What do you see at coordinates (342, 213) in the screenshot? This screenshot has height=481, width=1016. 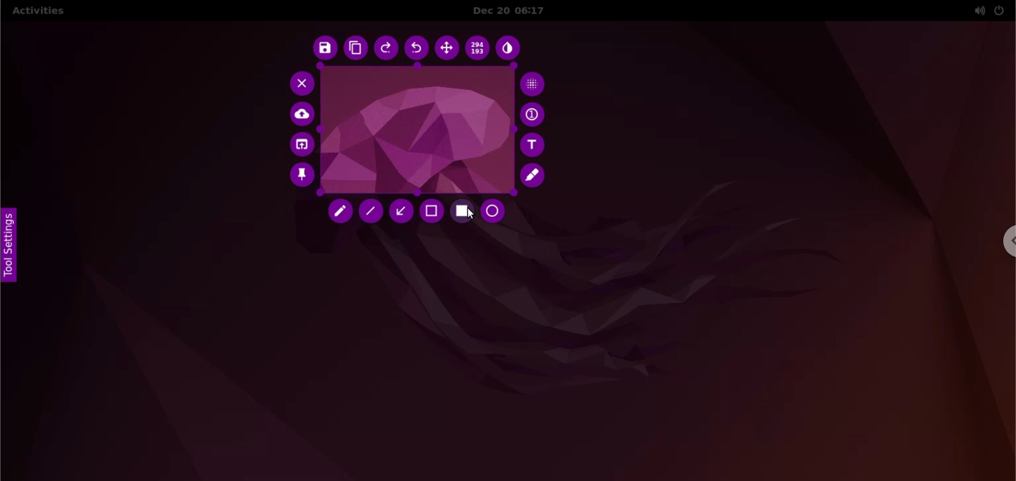 I see `pencil` at bounding box center [342, 213].